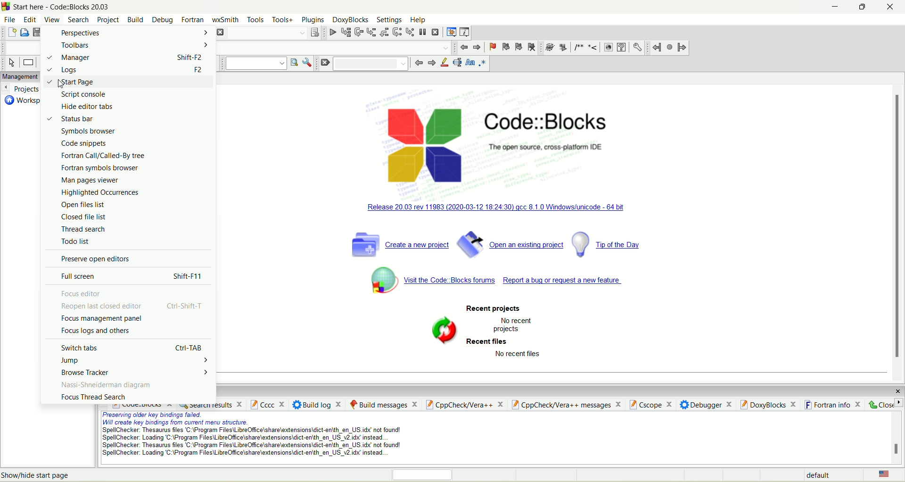  I want to click on Report a bug or request a new feature, so click(566, 281).